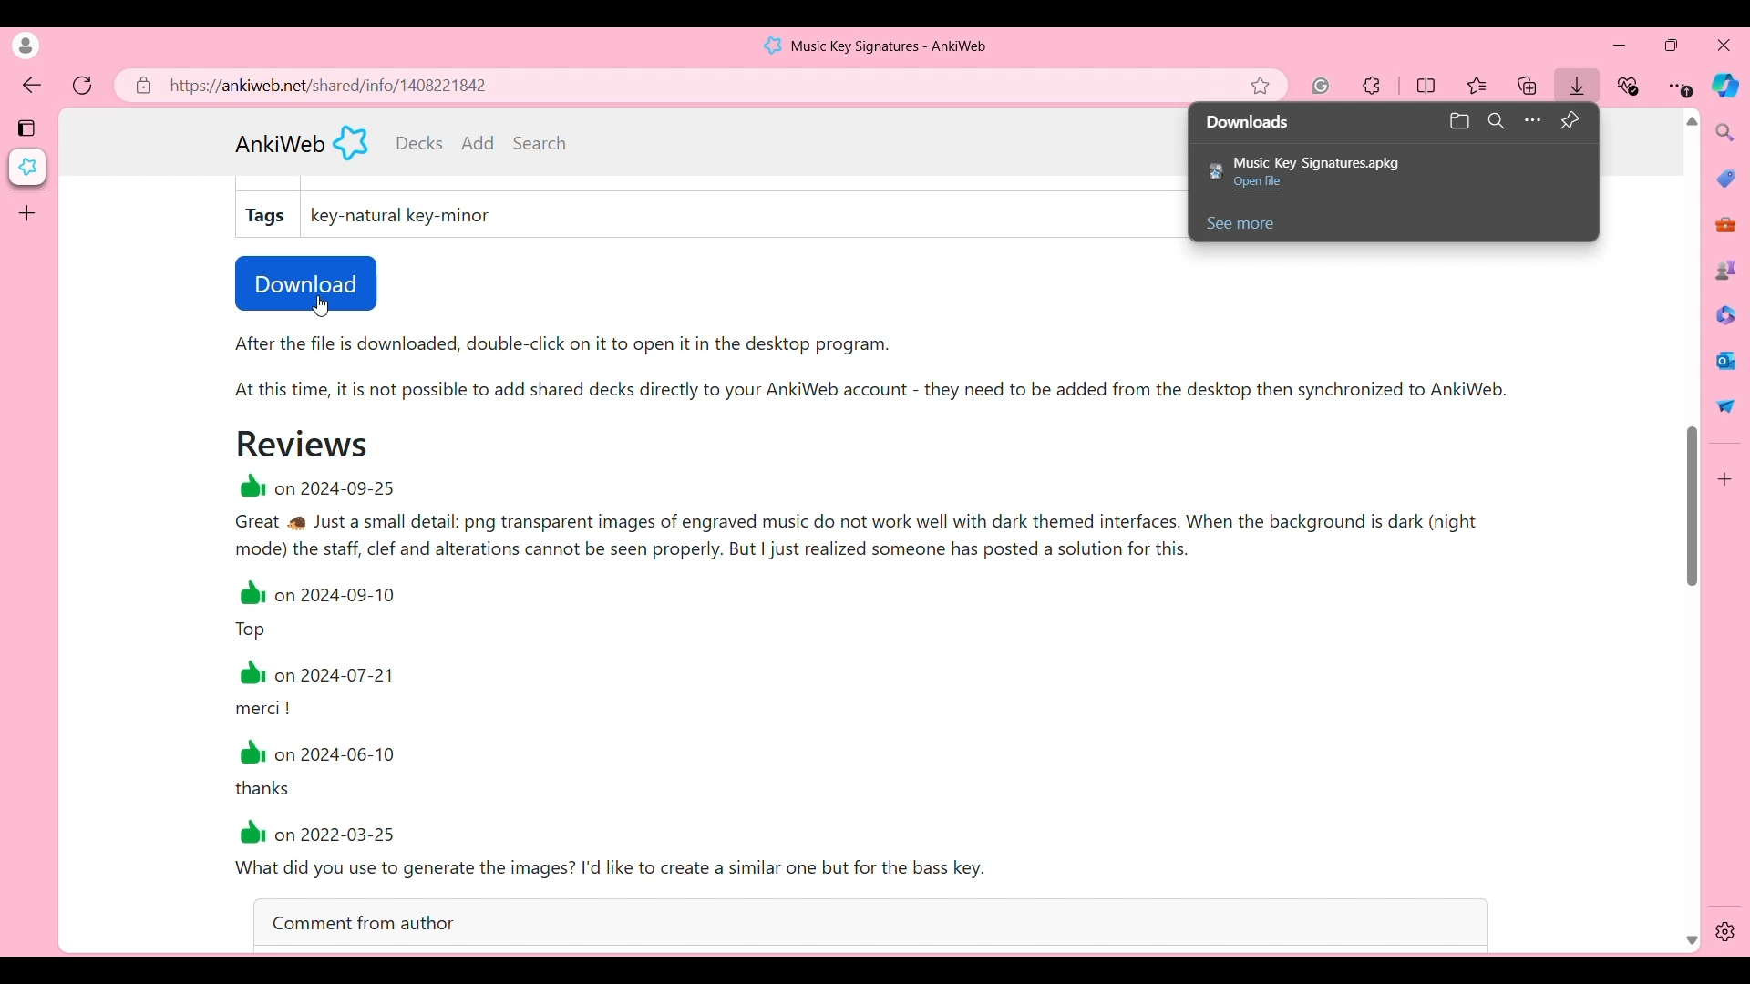 The image size is (1750, 984). What do you see at coordinates (1460, 121) in the screenshot?
I see `Open downloads folder` at bounding box center [1460, 121].